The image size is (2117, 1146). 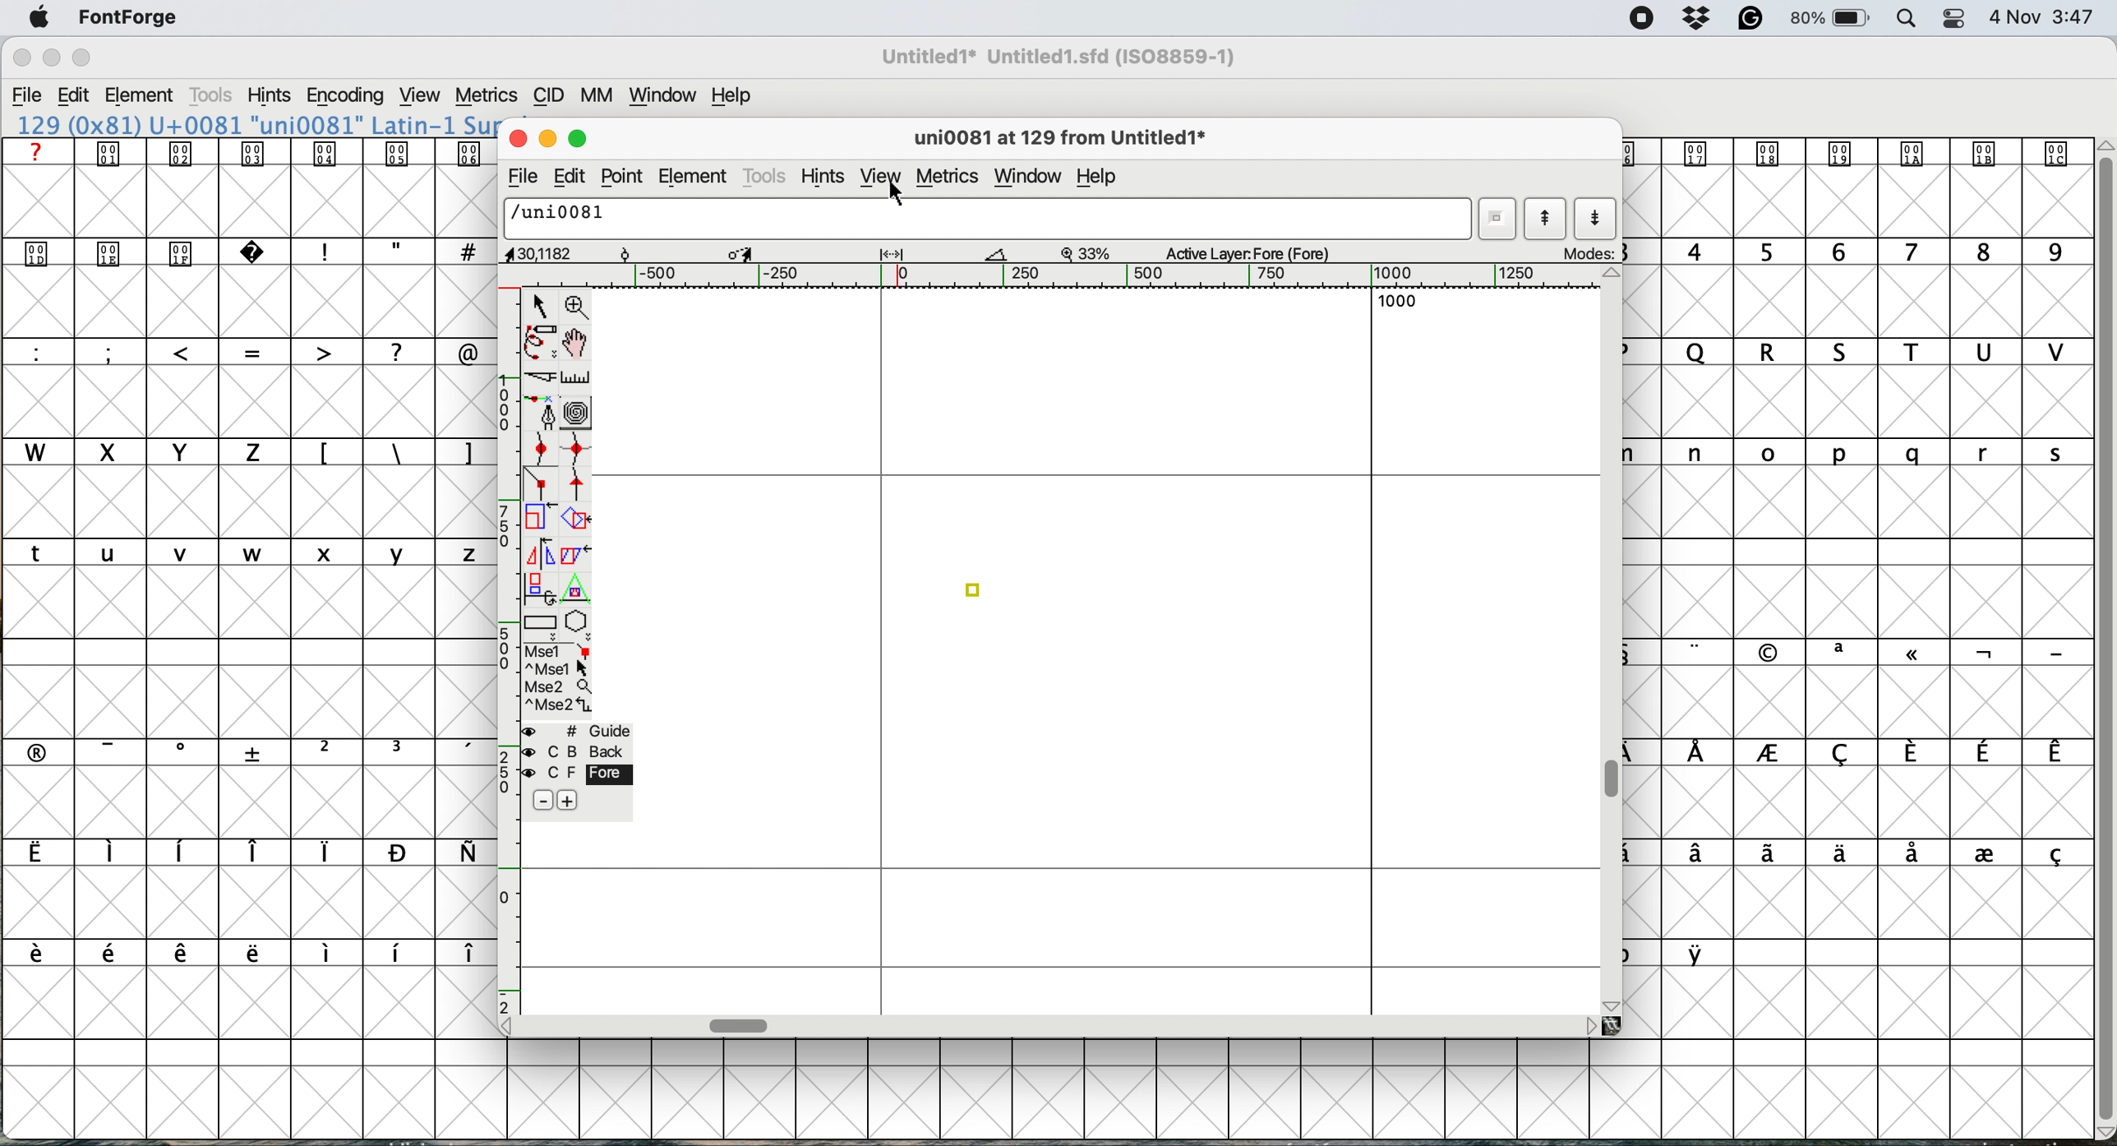 I want to click on close, so click(x=520, y=141).